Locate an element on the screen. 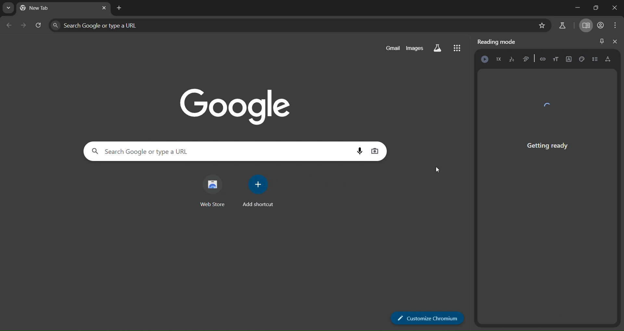  font size is located at coordinates (555, 58).